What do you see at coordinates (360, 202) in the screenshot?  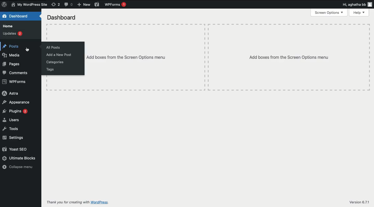 I see `Version 6.7.1` at bounding box center [360, 202].